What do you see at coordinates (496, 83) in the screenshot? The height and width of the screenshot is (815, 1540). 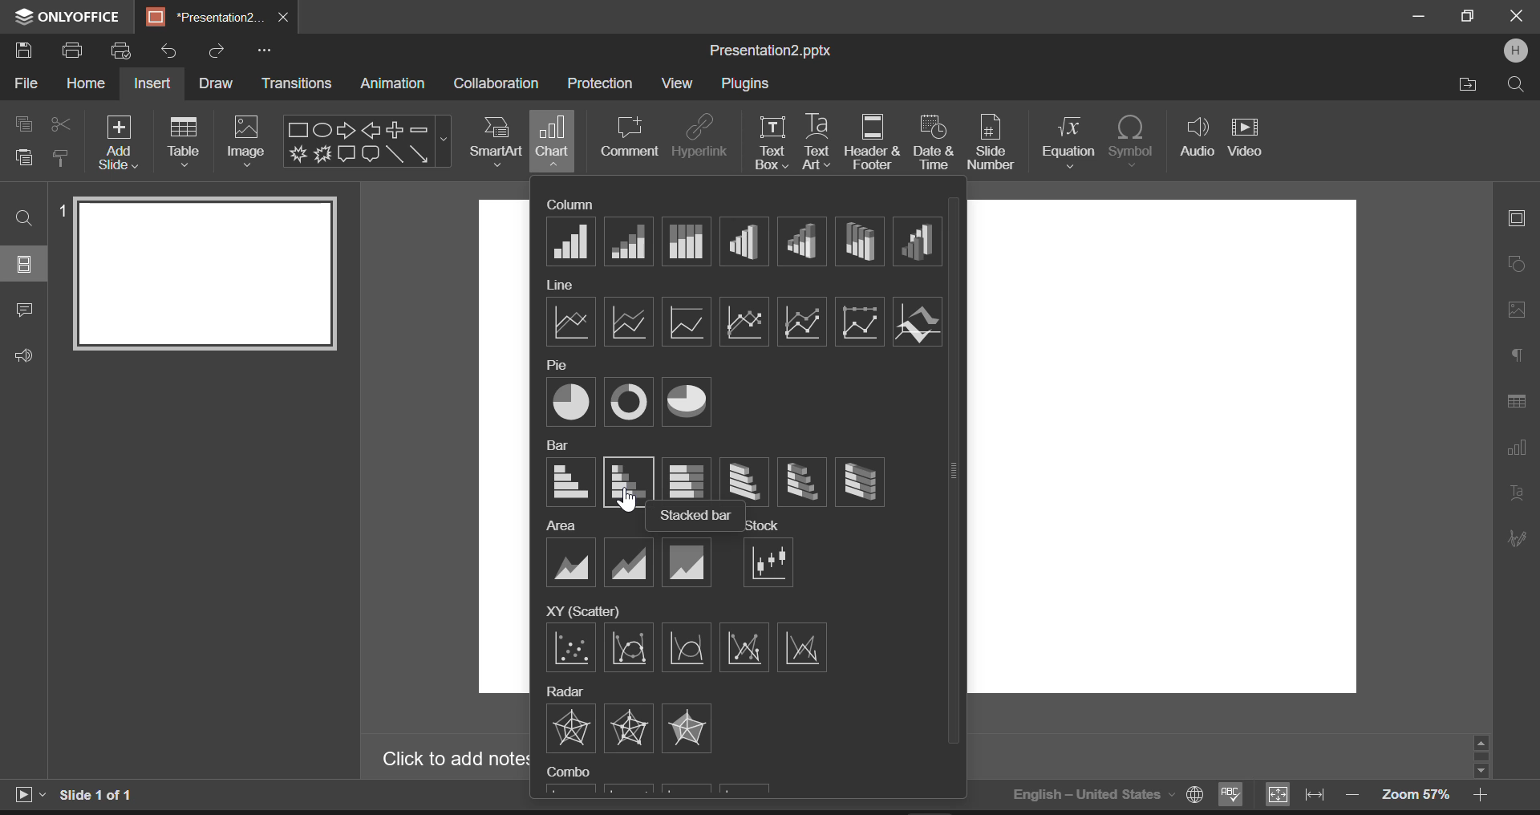 I see `Collaboration` at bounding box center [496, 83].